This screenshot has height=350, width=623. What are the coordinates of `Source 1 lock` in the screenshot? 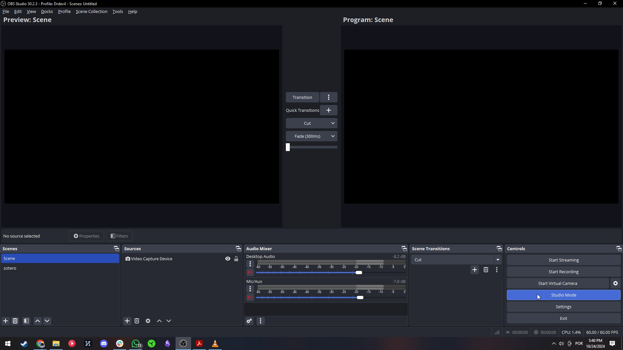 It's located at (236, 259).